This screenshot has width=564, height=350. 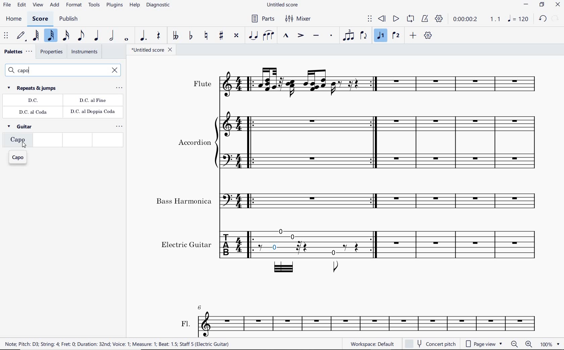 What do you see at coordinates (127, 39) in the screenshot?
I see `whole note` at bounding box center [127, 39].